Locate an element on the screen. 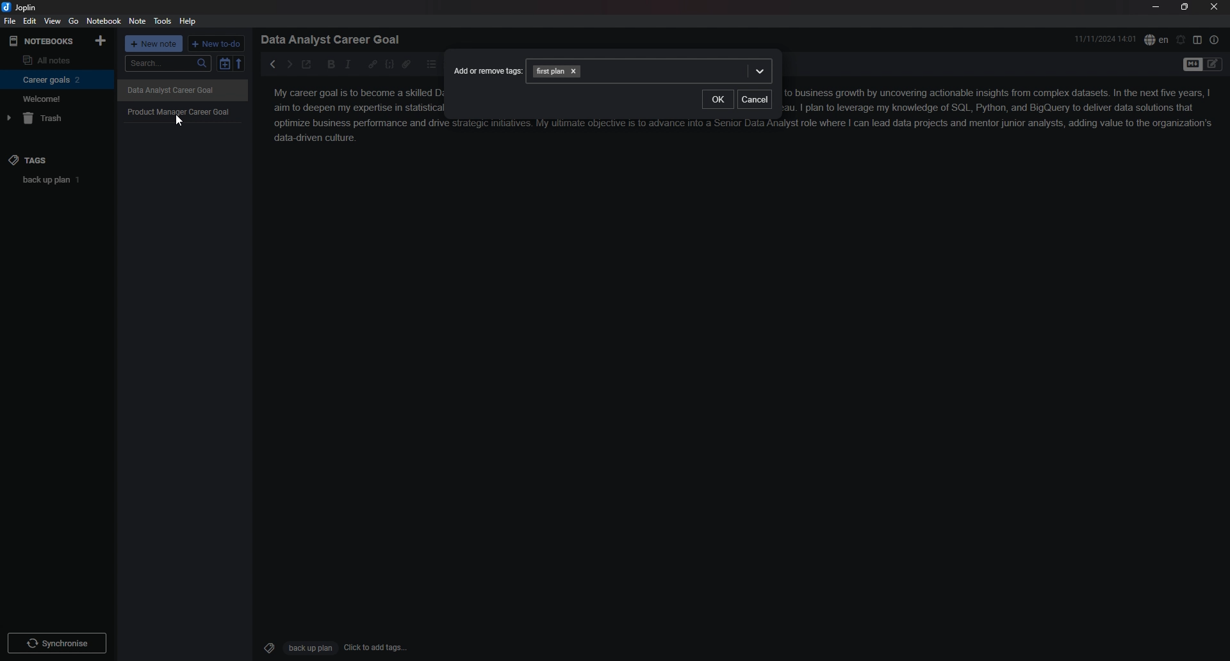 This screenshot has width=1230, height=661. toggle editor layout is located at coordinates (1197, 39).